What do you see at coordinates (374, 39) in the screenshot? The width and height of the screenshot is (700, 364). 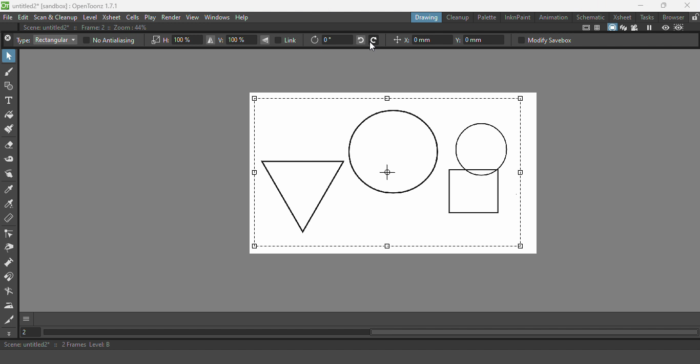 I see `Rotate selection right` at bounding box center [374, 39].